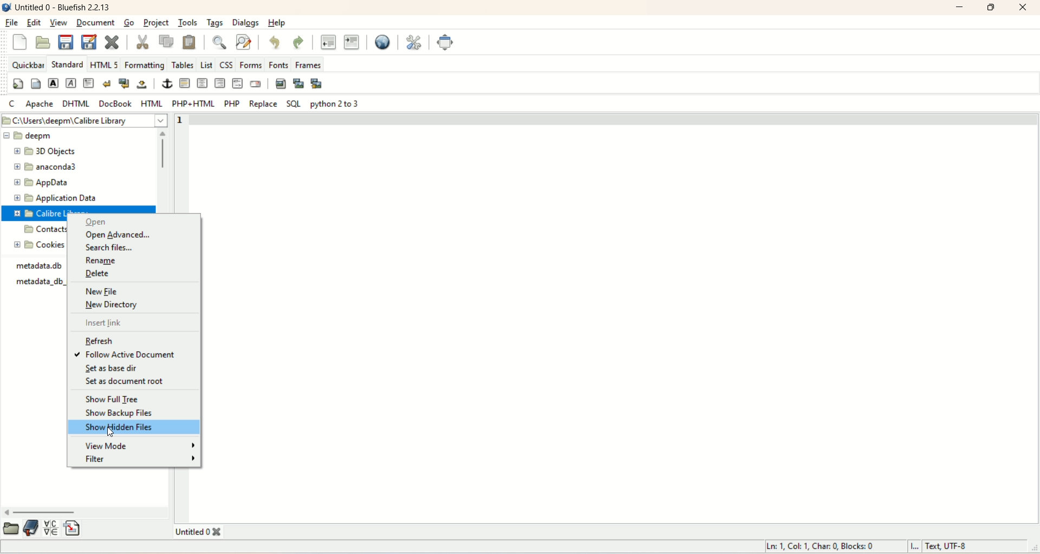  I want to click on refresh, so click(102, 340).